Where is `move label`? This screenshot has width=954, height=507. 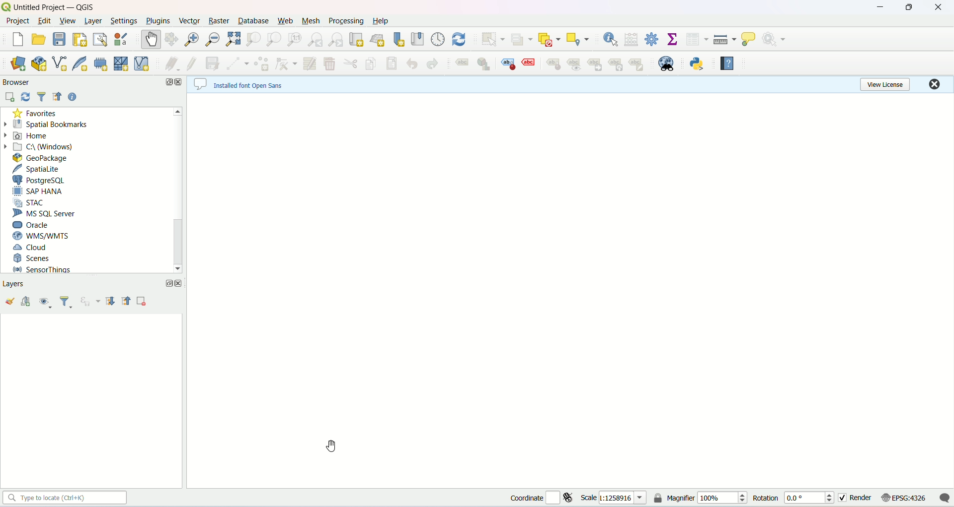
move label is located at coordinates (597, 66).